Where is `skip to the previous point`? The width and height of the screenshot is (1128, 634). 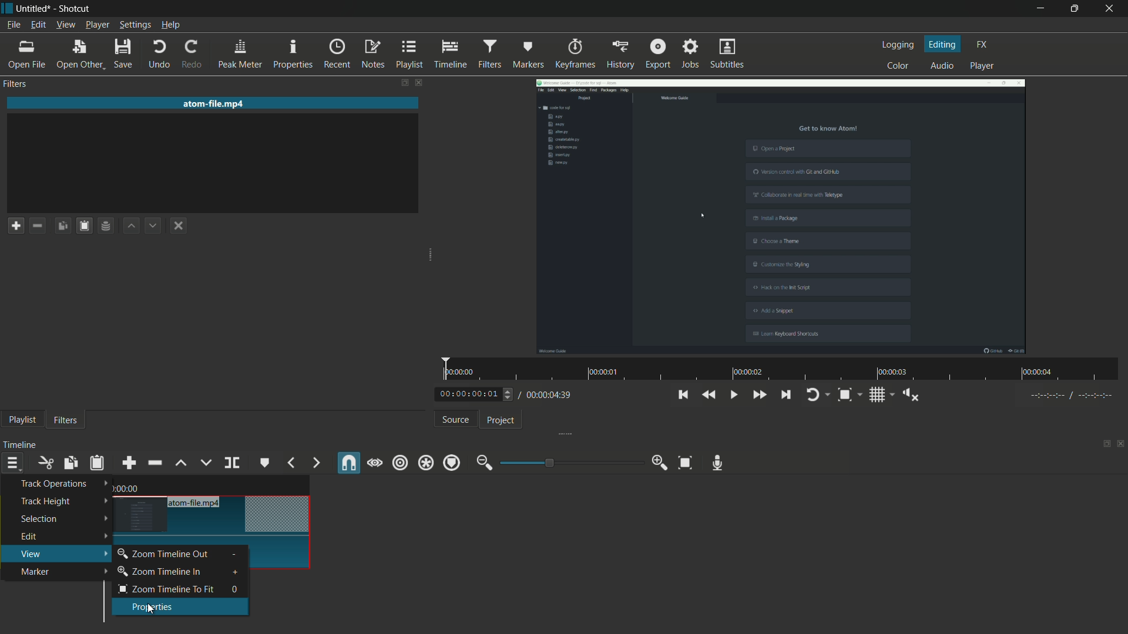 skip to the previous point is located at coordinates (682, 394).